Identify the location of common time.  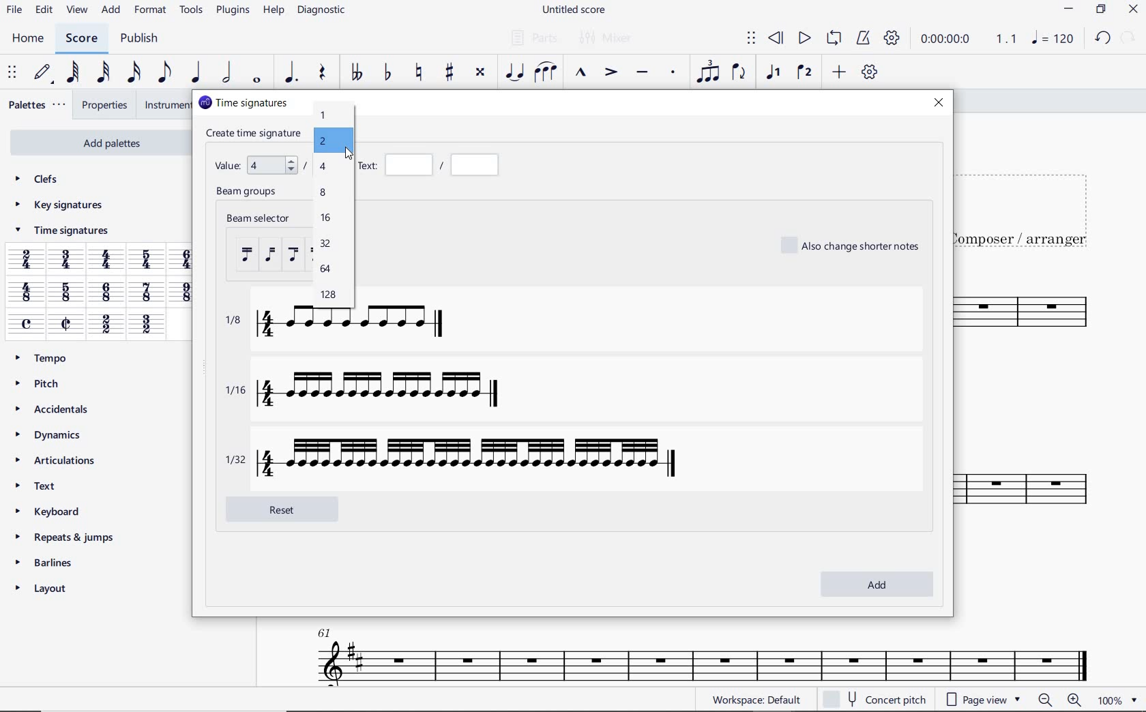
(27, 324).